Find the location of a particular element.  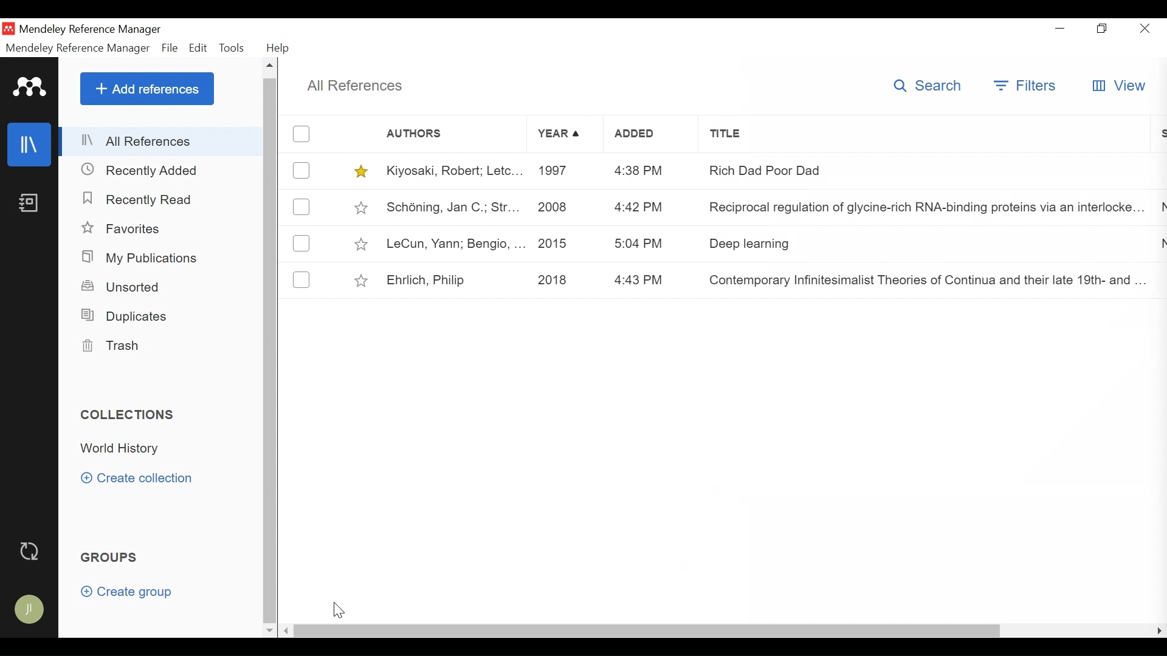

Help is located at coordinates (278, 48).